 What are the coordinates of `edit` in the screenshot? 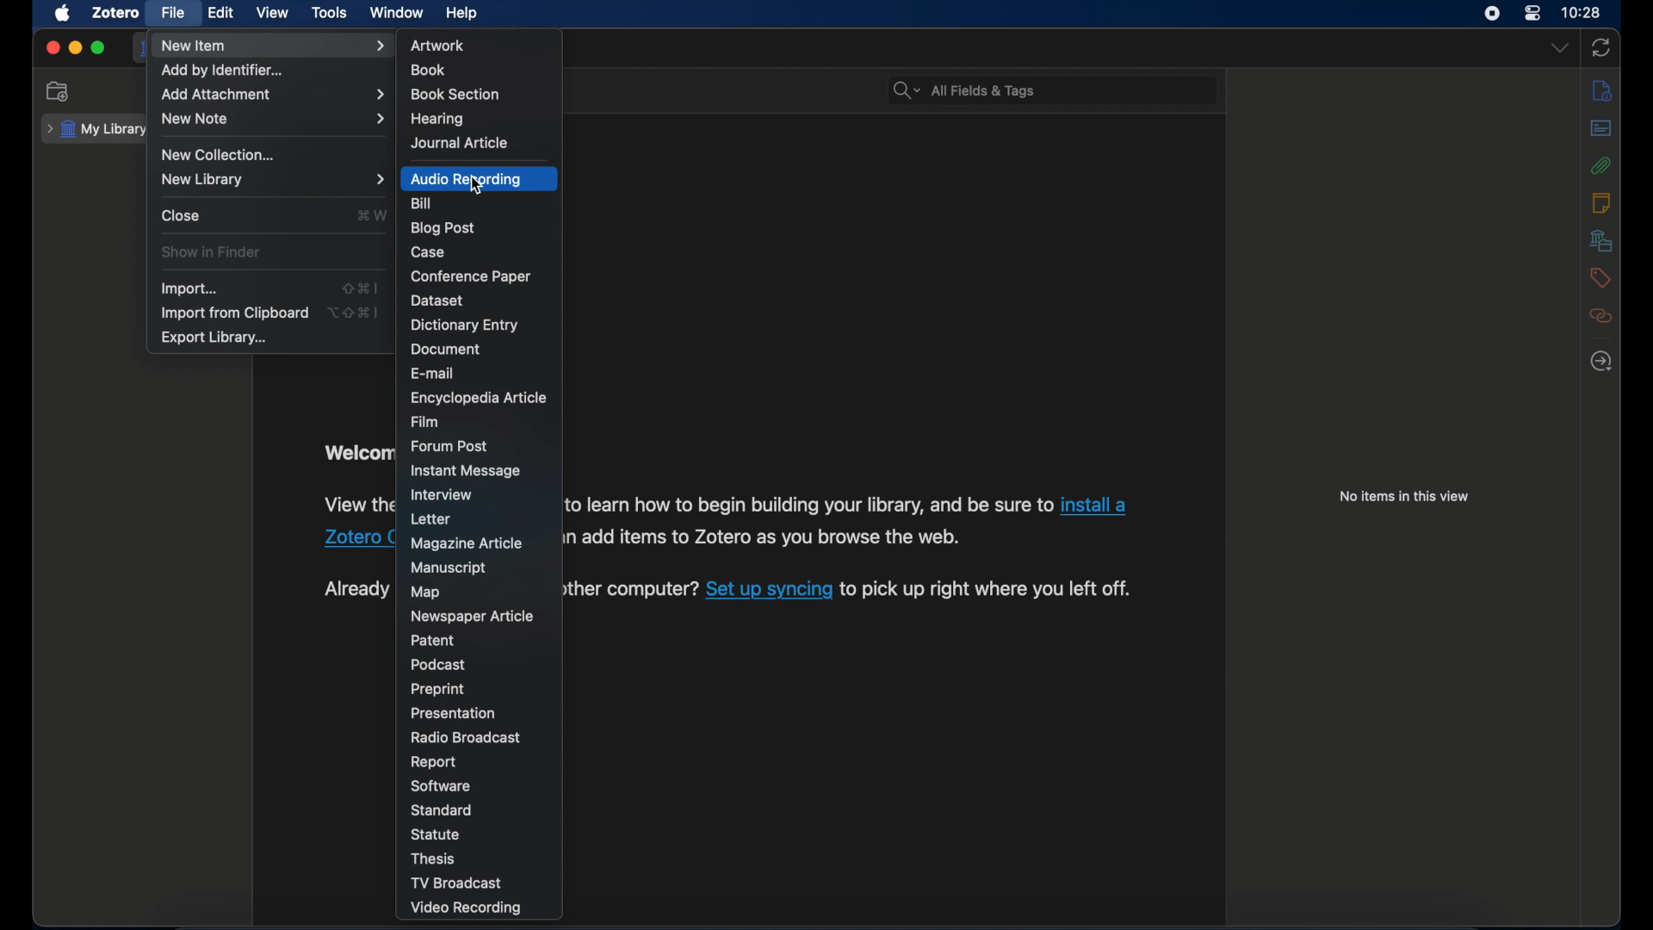 It's located at (221, 14).